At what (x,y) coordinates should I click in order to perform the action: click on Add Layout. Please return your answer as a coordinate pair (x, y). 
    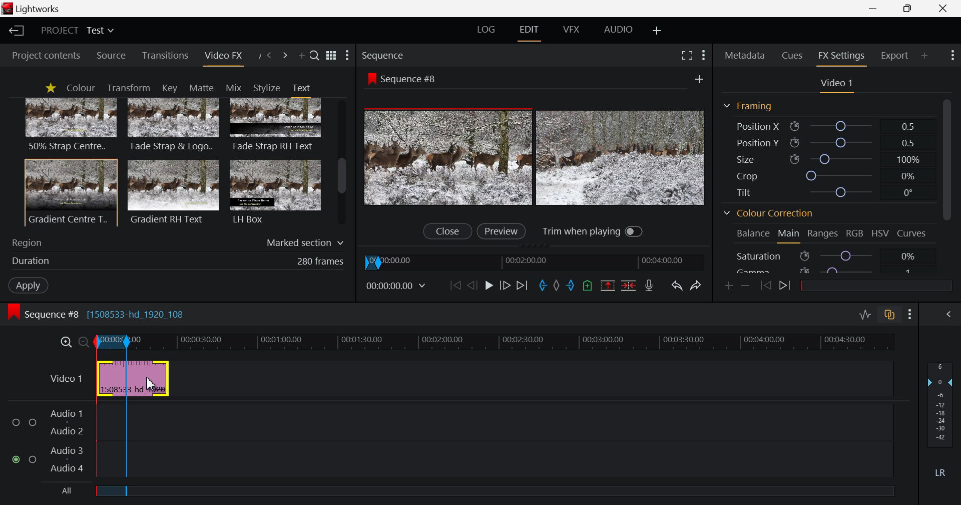
    Looking at the image, I should click on (658, 30).